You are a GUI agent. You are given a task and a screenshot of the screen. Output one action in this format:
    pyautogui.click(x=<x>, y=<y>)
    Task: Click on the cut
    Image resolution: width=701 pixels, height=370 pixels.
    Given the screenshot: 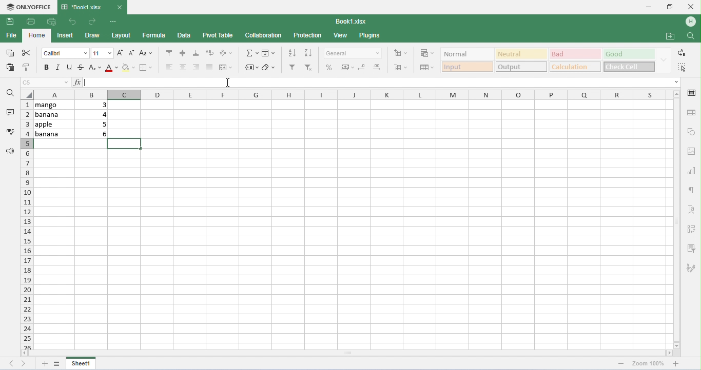 What is the action you would take?
    pyautogui.click(x=28, y=53)
    